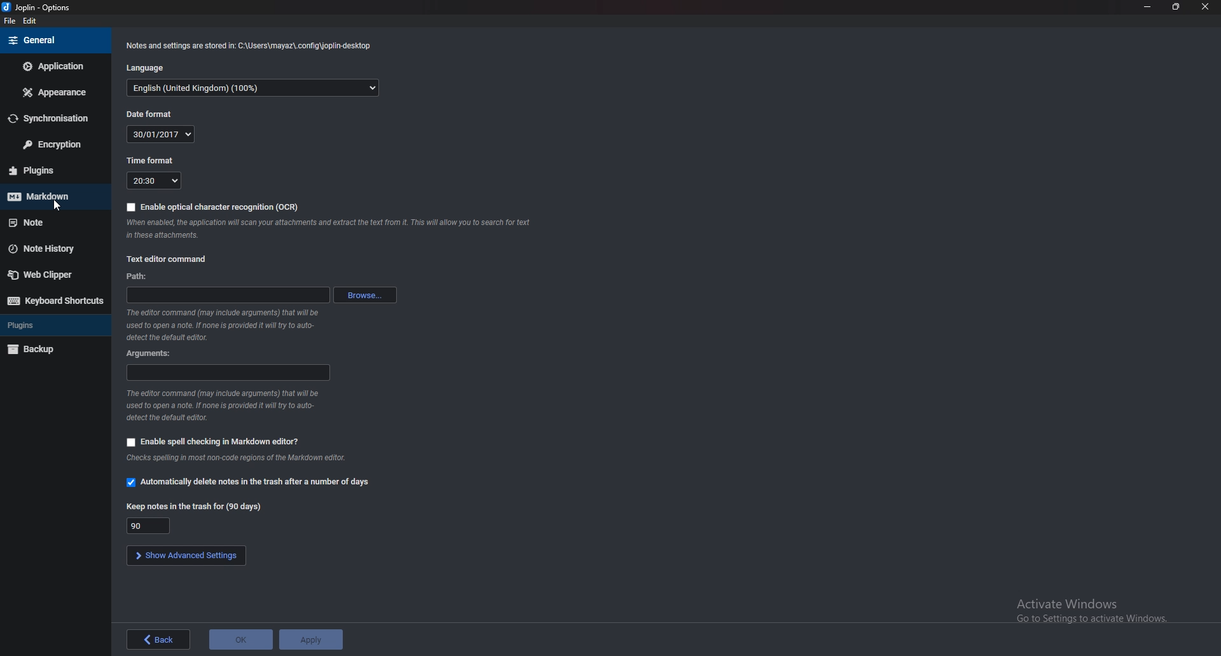  Describe the element at coordinates (214, 441) in the screenshot. I see `Enable spell checking` at that location.